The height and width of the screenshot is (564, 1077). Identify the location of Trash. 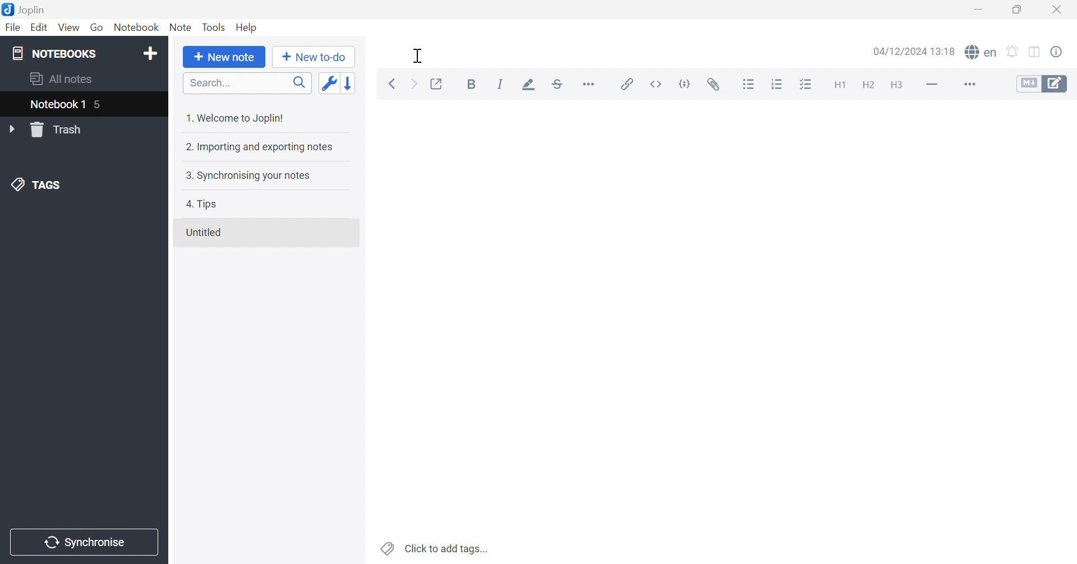
(58, 131).